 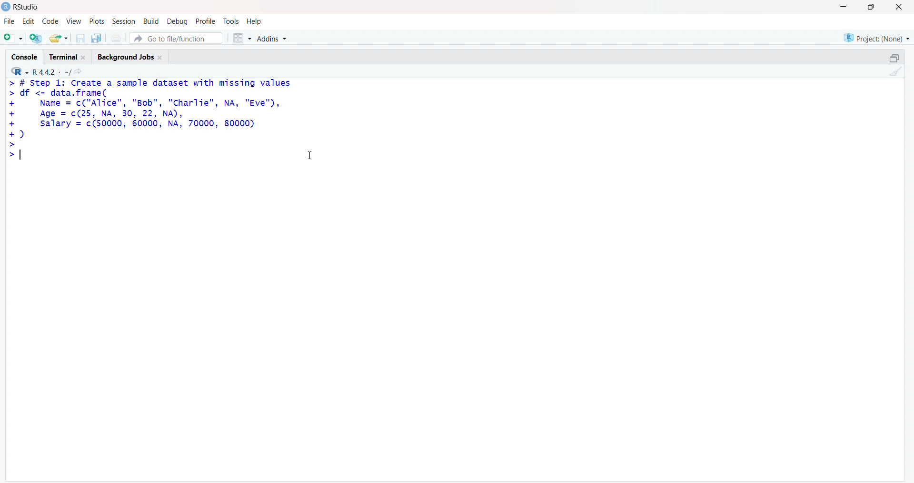 I want to click on Console, so click(x=24, y=56).